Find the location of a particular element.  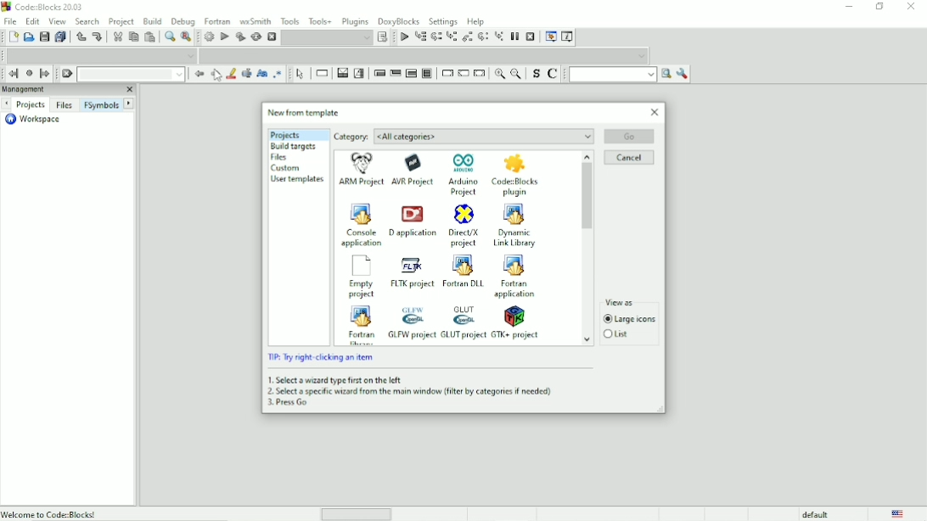

GTK + project is located at coordinates (518, 323).